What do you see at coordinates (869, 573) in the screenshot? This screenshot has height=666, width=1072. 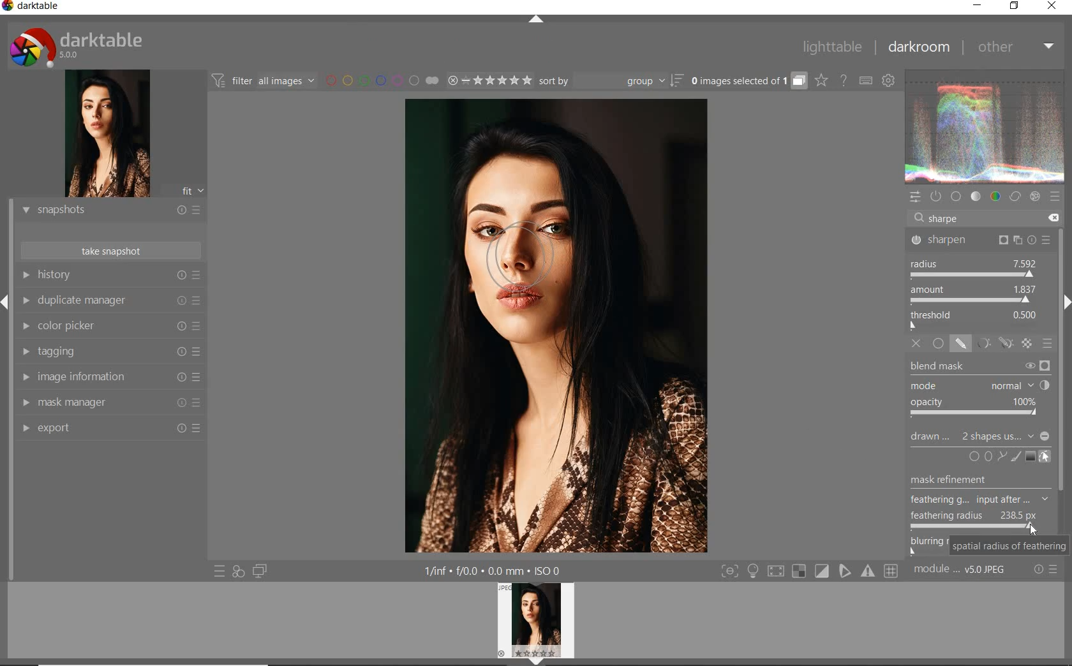 I see `sign ` at bounding box center [869, 573].